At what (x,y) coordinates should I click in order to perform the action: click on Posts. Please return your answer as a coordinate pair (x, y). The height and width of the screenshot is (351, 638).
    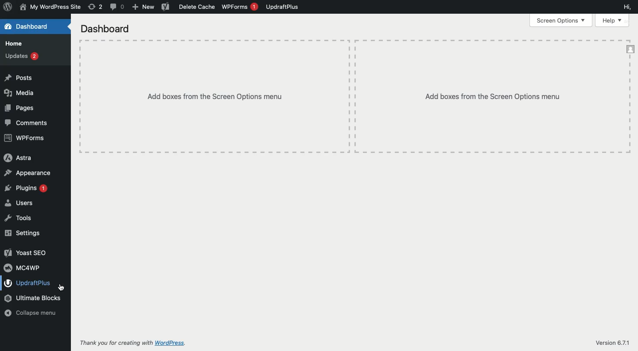
    Looking at the image, I should click on (17, 78).